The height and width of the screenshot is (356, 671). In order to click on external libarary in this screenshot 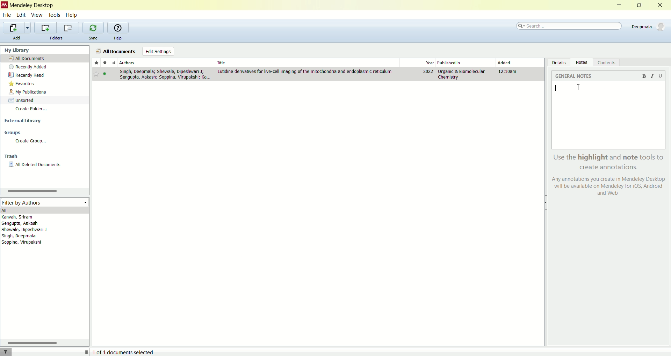, I will do `click(45, 120)`.